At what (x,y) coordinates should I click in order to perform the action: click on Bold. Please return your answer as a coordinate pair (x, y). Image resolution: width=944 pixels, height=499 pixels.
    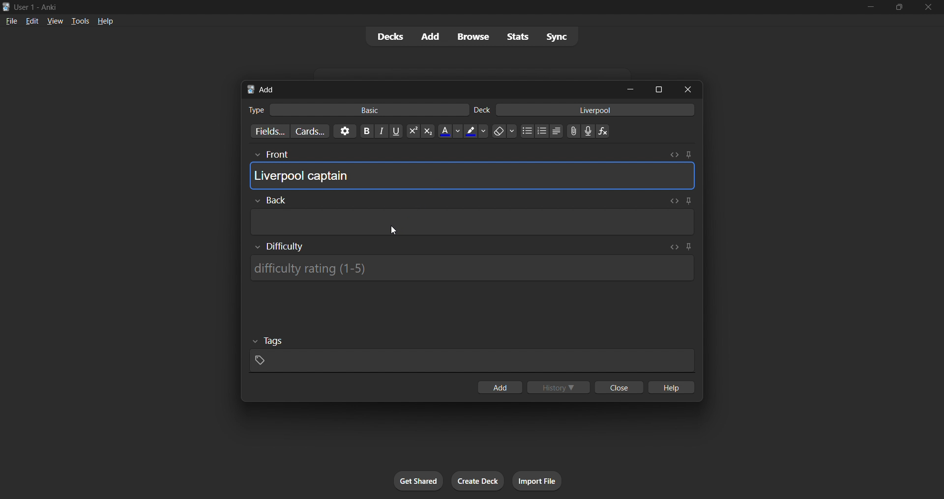
    Looking at the image, I should click on (366, 131).